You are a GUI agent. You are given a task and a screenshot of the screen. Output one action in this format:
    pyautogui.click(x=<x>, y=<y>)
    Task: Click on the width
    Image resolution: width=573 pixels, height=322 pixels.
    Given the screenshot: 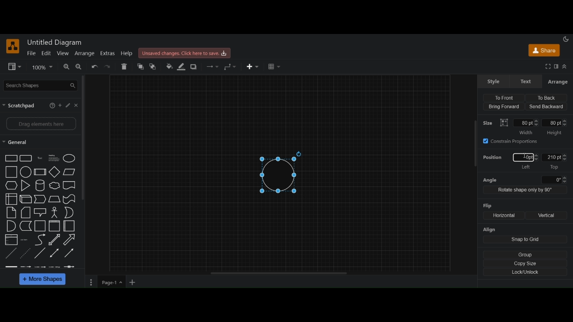 What is the action you would take?
    pyautogui.click(x=526, y=127)
    